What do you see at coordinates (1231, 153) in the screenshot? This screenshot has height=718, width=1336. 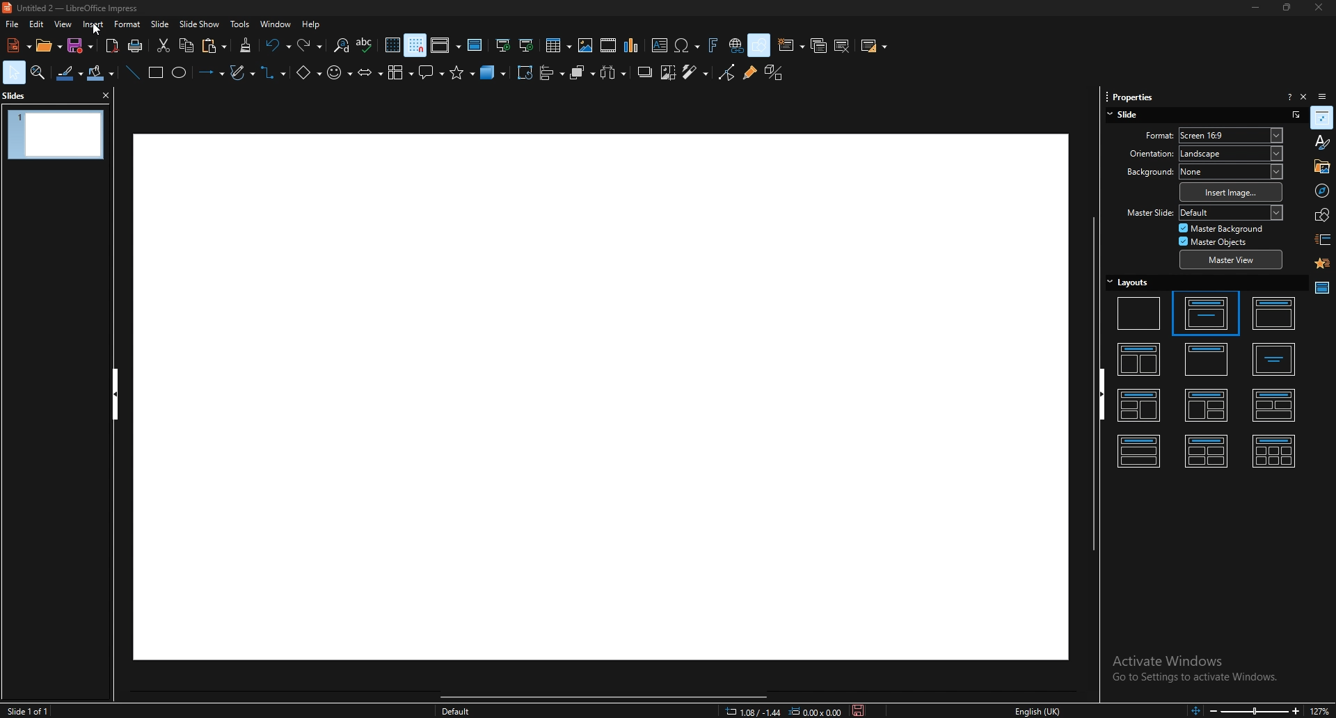 I see `orientation Landscape` at bounding box center [1231, 153].